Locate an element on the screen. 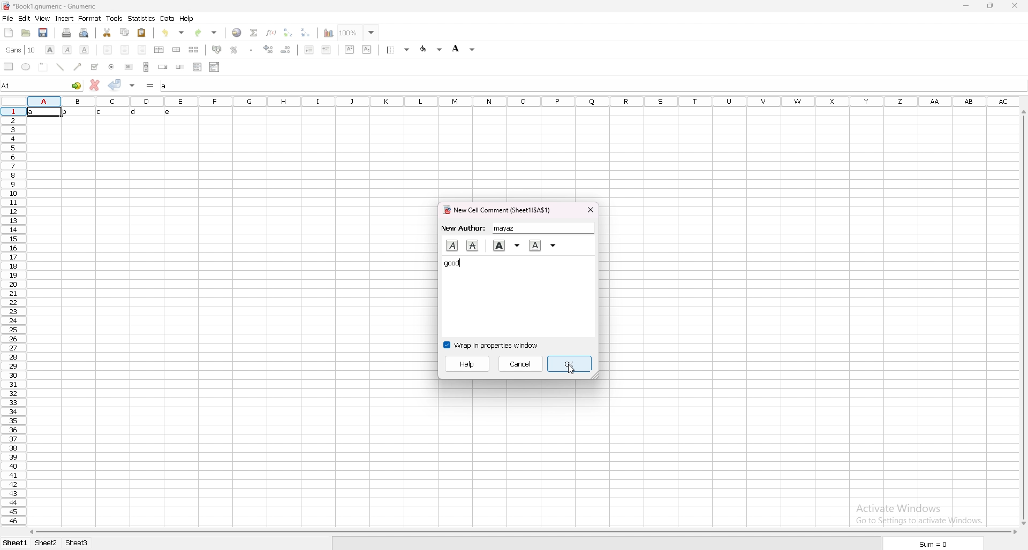  accept change in multiple cell is located at coordinates (132, 86).